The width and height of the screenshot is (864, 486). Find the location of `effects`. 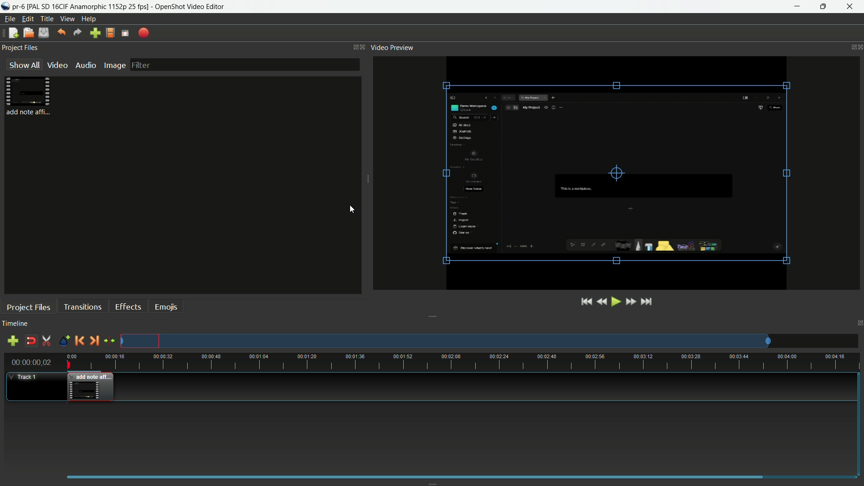

effects is located at coordinates (128, 306).